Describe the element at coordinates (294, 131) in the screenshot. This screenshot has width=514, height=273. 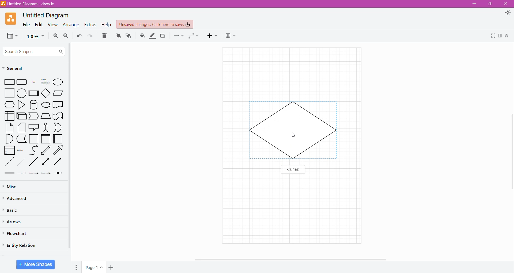
I see `Drag the unlocked shape on Canvas ` at that location.